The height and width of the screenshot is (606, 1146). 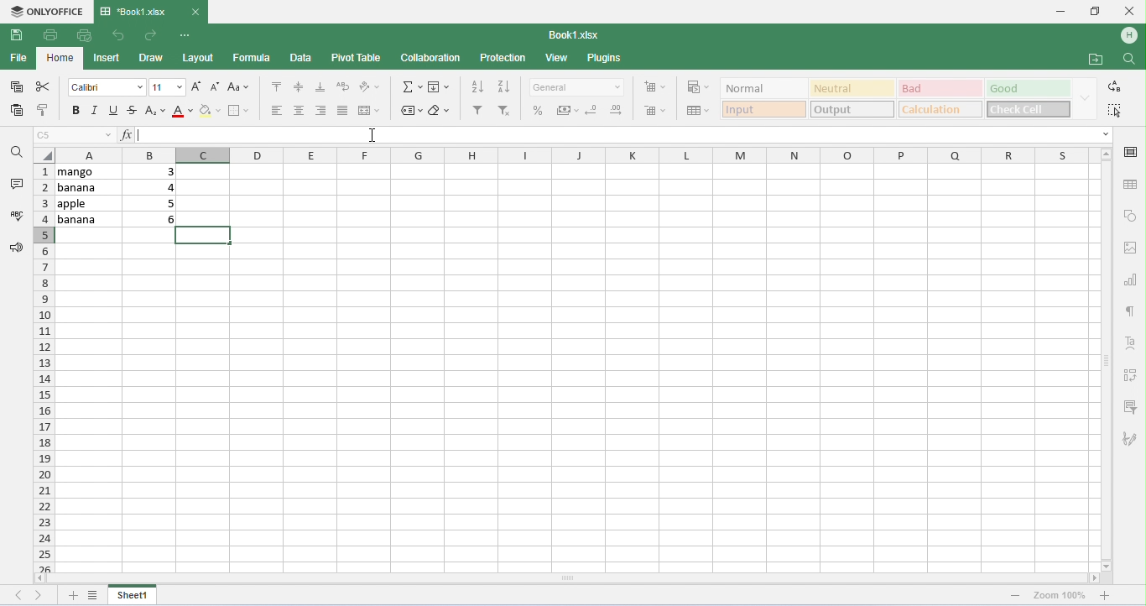 What do you see at coordinates (19, 183) in the screenshot?
I see `comments` at bounding box center [19, 183].